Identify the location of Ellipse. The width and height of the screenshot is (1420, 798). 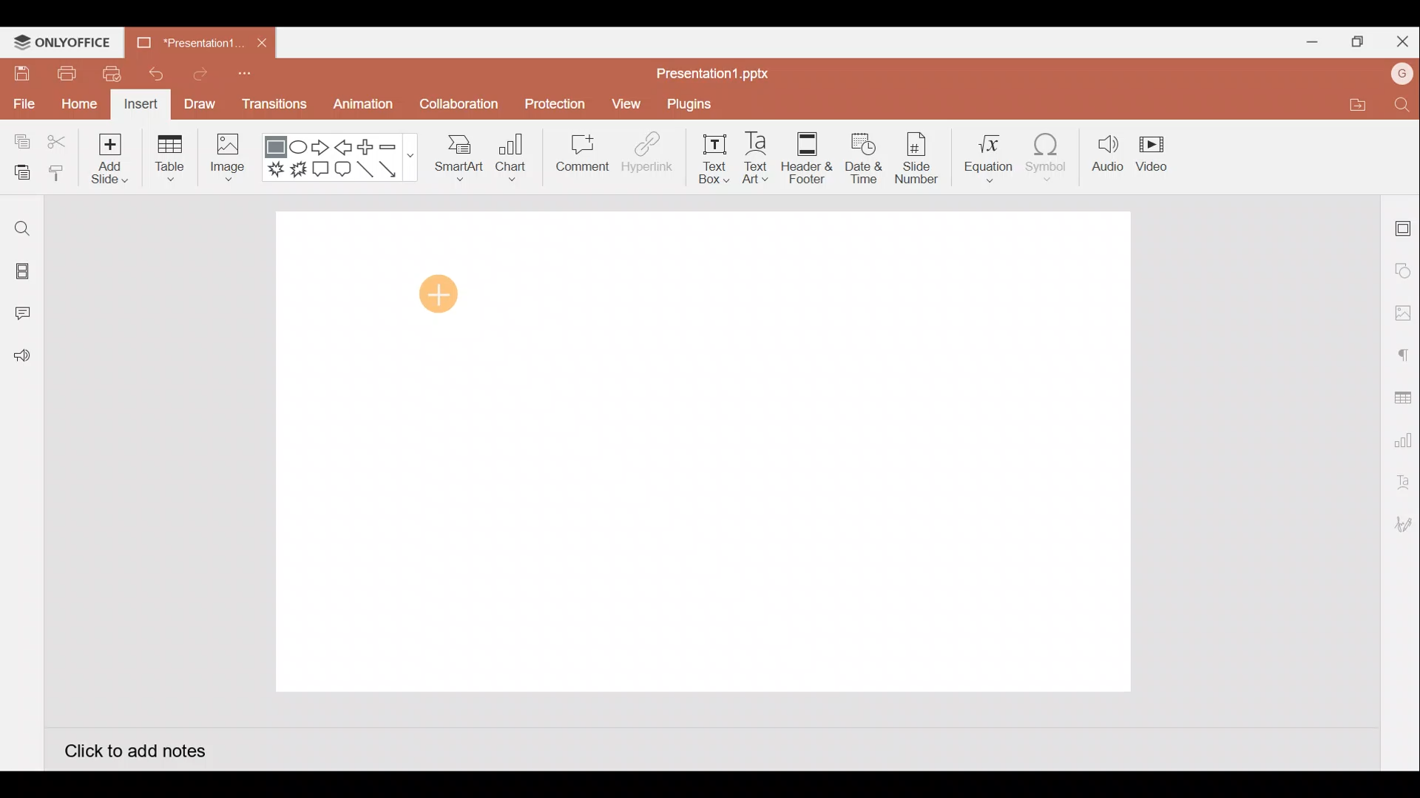
(300, 146).